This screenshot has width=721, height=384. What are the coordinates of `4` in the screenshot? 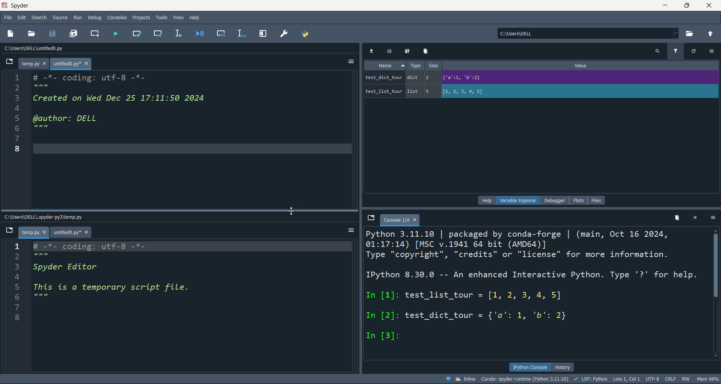 It's located at (33, 278).